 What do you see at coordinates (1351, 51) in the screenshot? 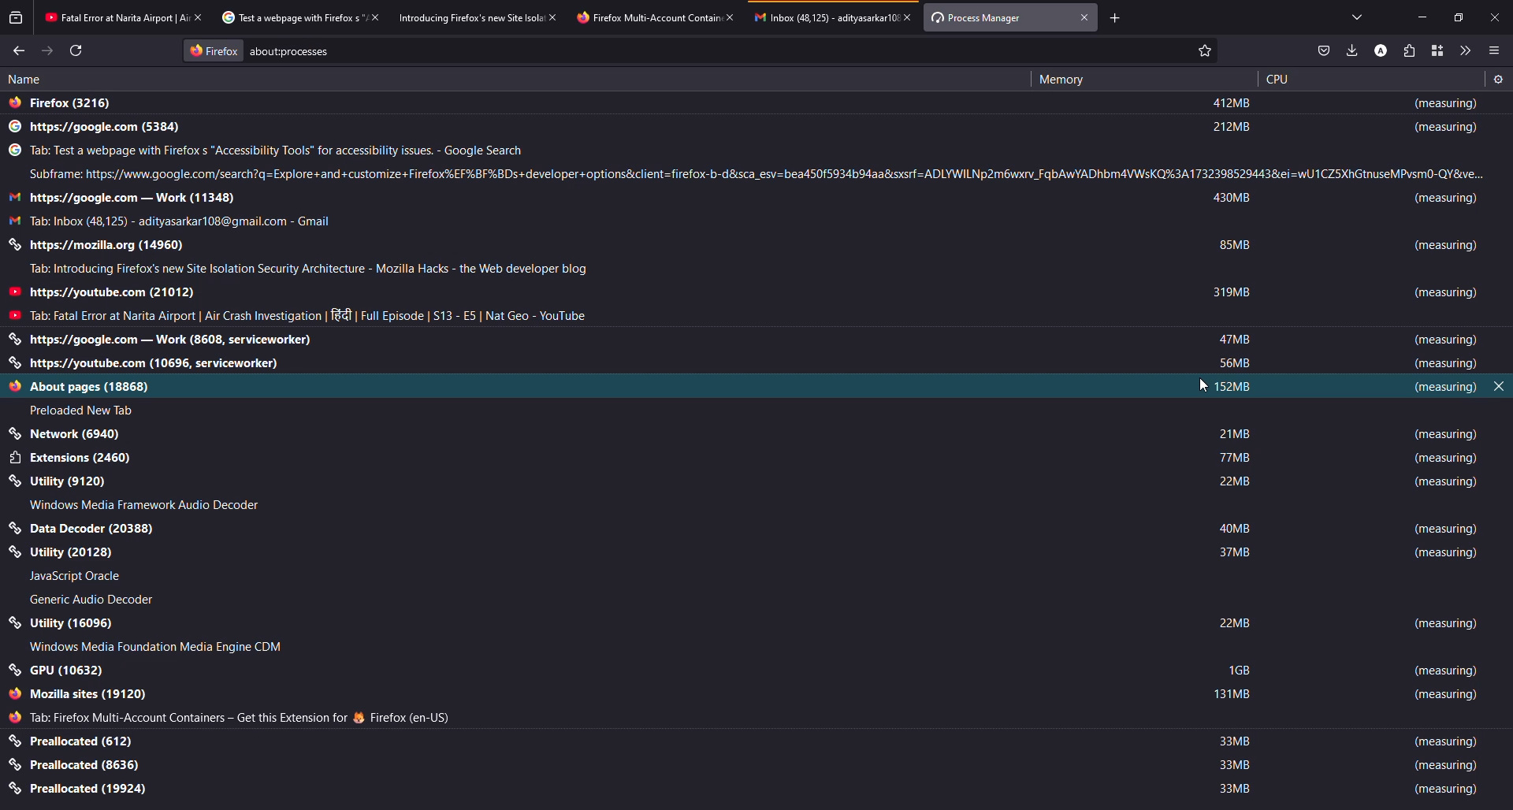
I see `downloads` at bounding box center [1351, 51].